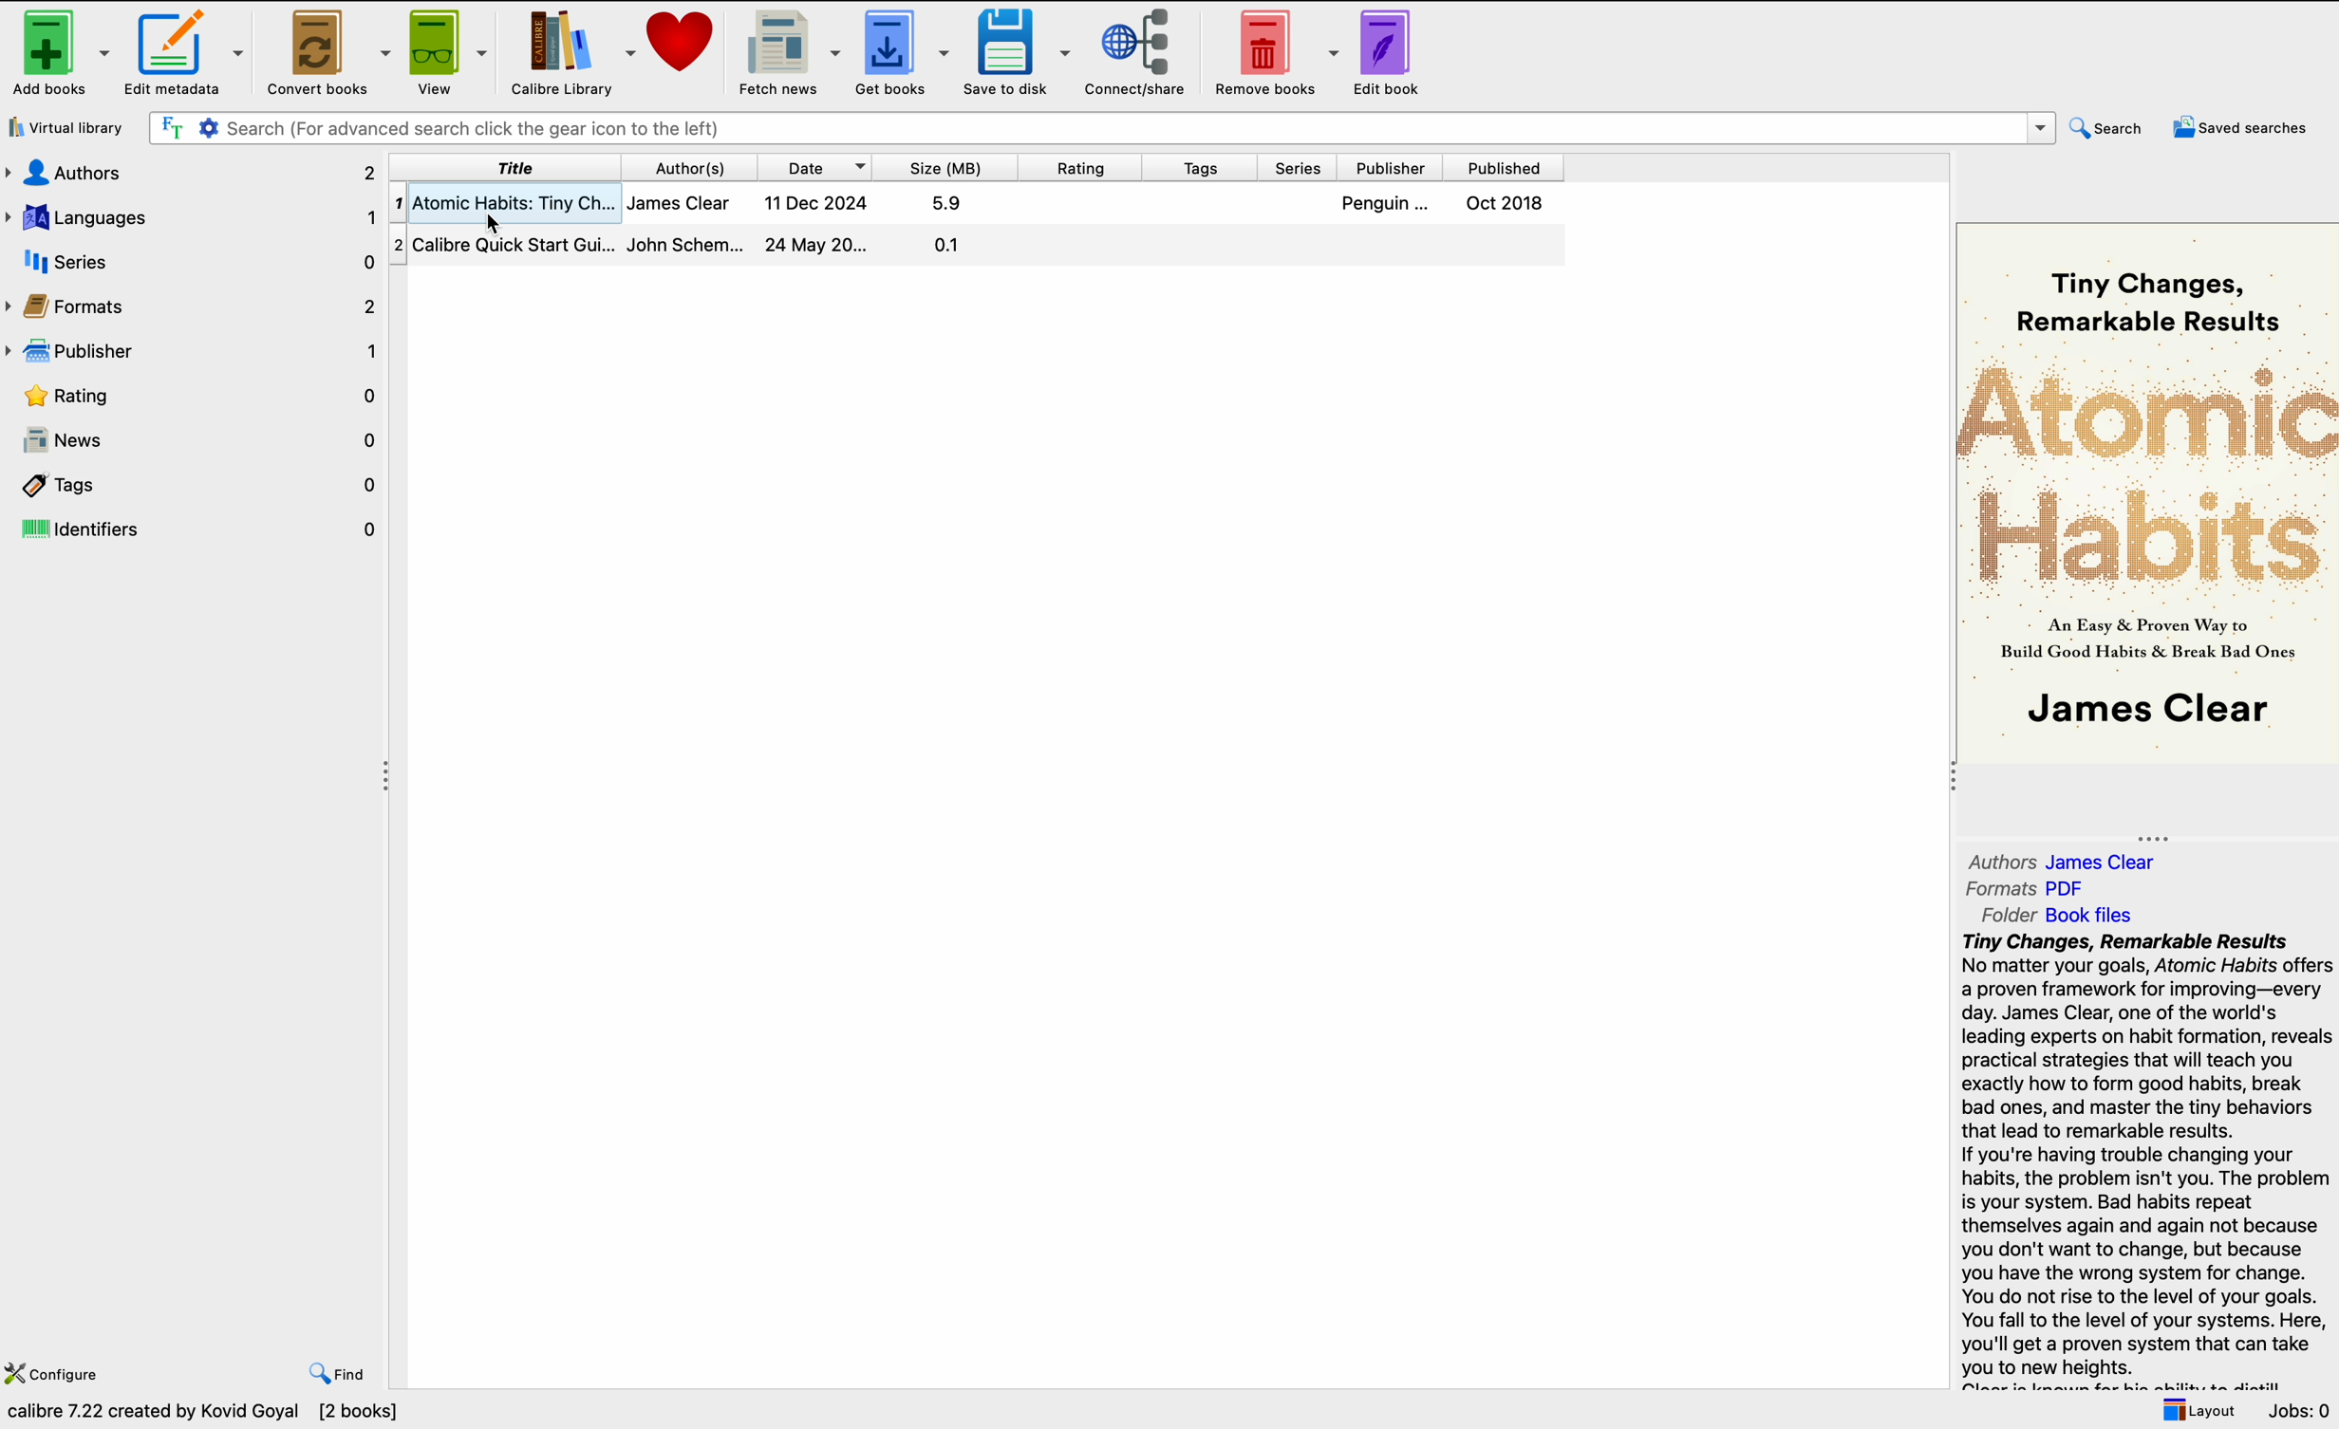 The width and height of the screenshot is (2339, 1429). Describe the element at coordinates (501, 228) in the screenshot. I see `cursor` at that location.